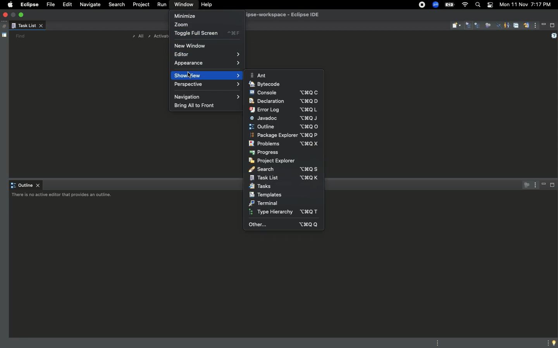 This screenshot has height=348, width=558. I want to click on Editor, so click(205, 55).